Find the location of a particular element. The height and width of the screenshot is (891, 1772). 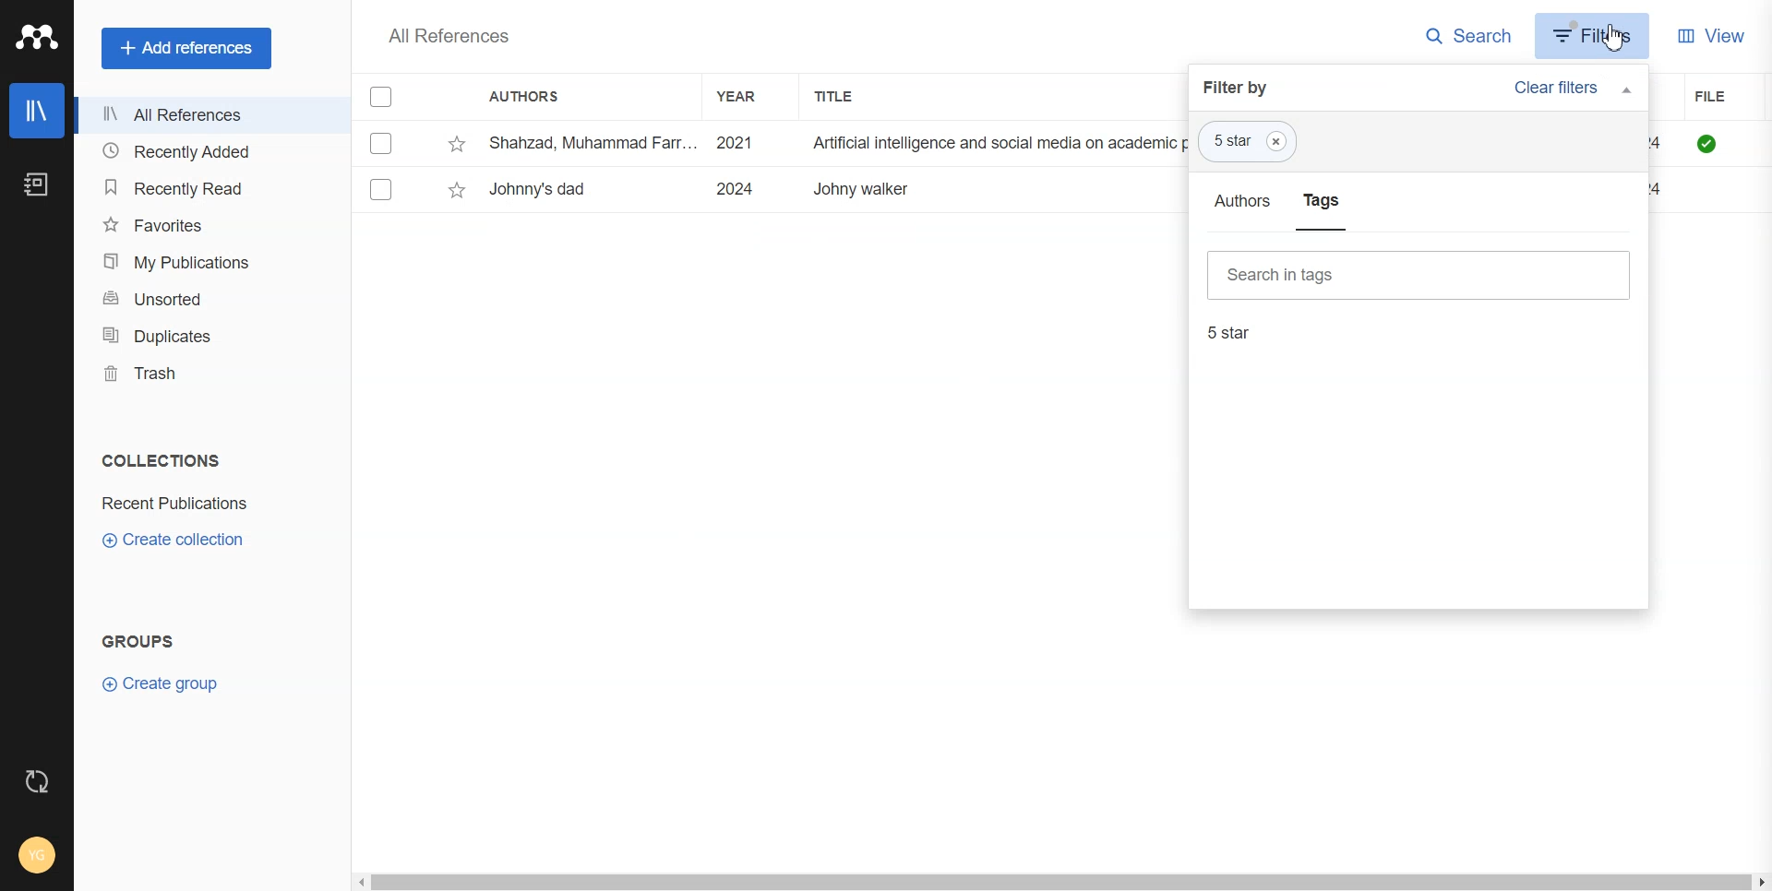

Create collection is located at coordinates (174, 539).